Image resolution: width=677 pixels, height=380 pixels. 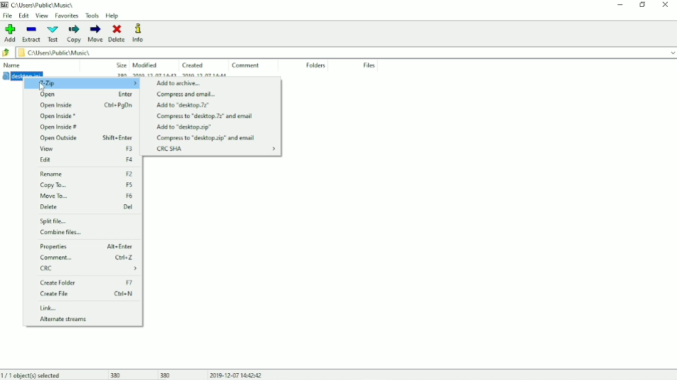 What do you see at coordinates (85, 105) in the screenshot?
I see `Open Inside` at bounding box center [85, 105].